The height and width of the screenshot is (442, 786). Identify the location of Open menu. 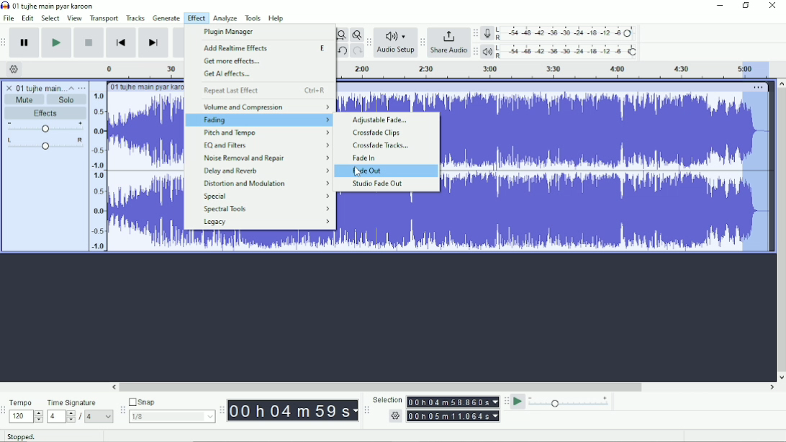
(83, 88).